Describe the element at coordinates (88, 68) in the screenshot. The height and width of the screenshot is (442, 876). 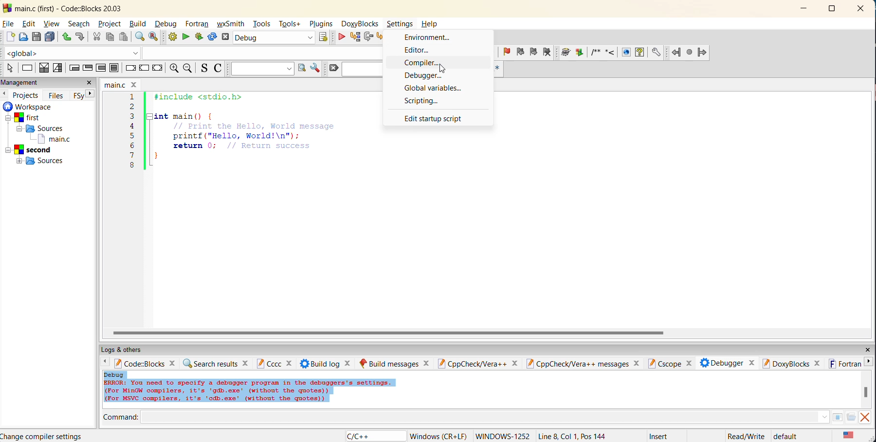
I see `exit condition loop` at that location.